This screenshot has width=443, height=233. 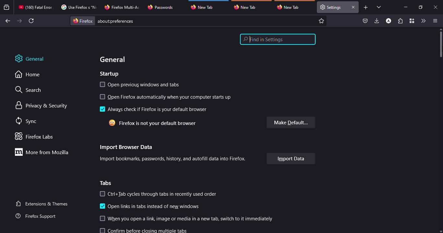 What do you see at coordinates (127, 147) in the screenshot?
I see `import browser data` at bounding box center [127, 147].